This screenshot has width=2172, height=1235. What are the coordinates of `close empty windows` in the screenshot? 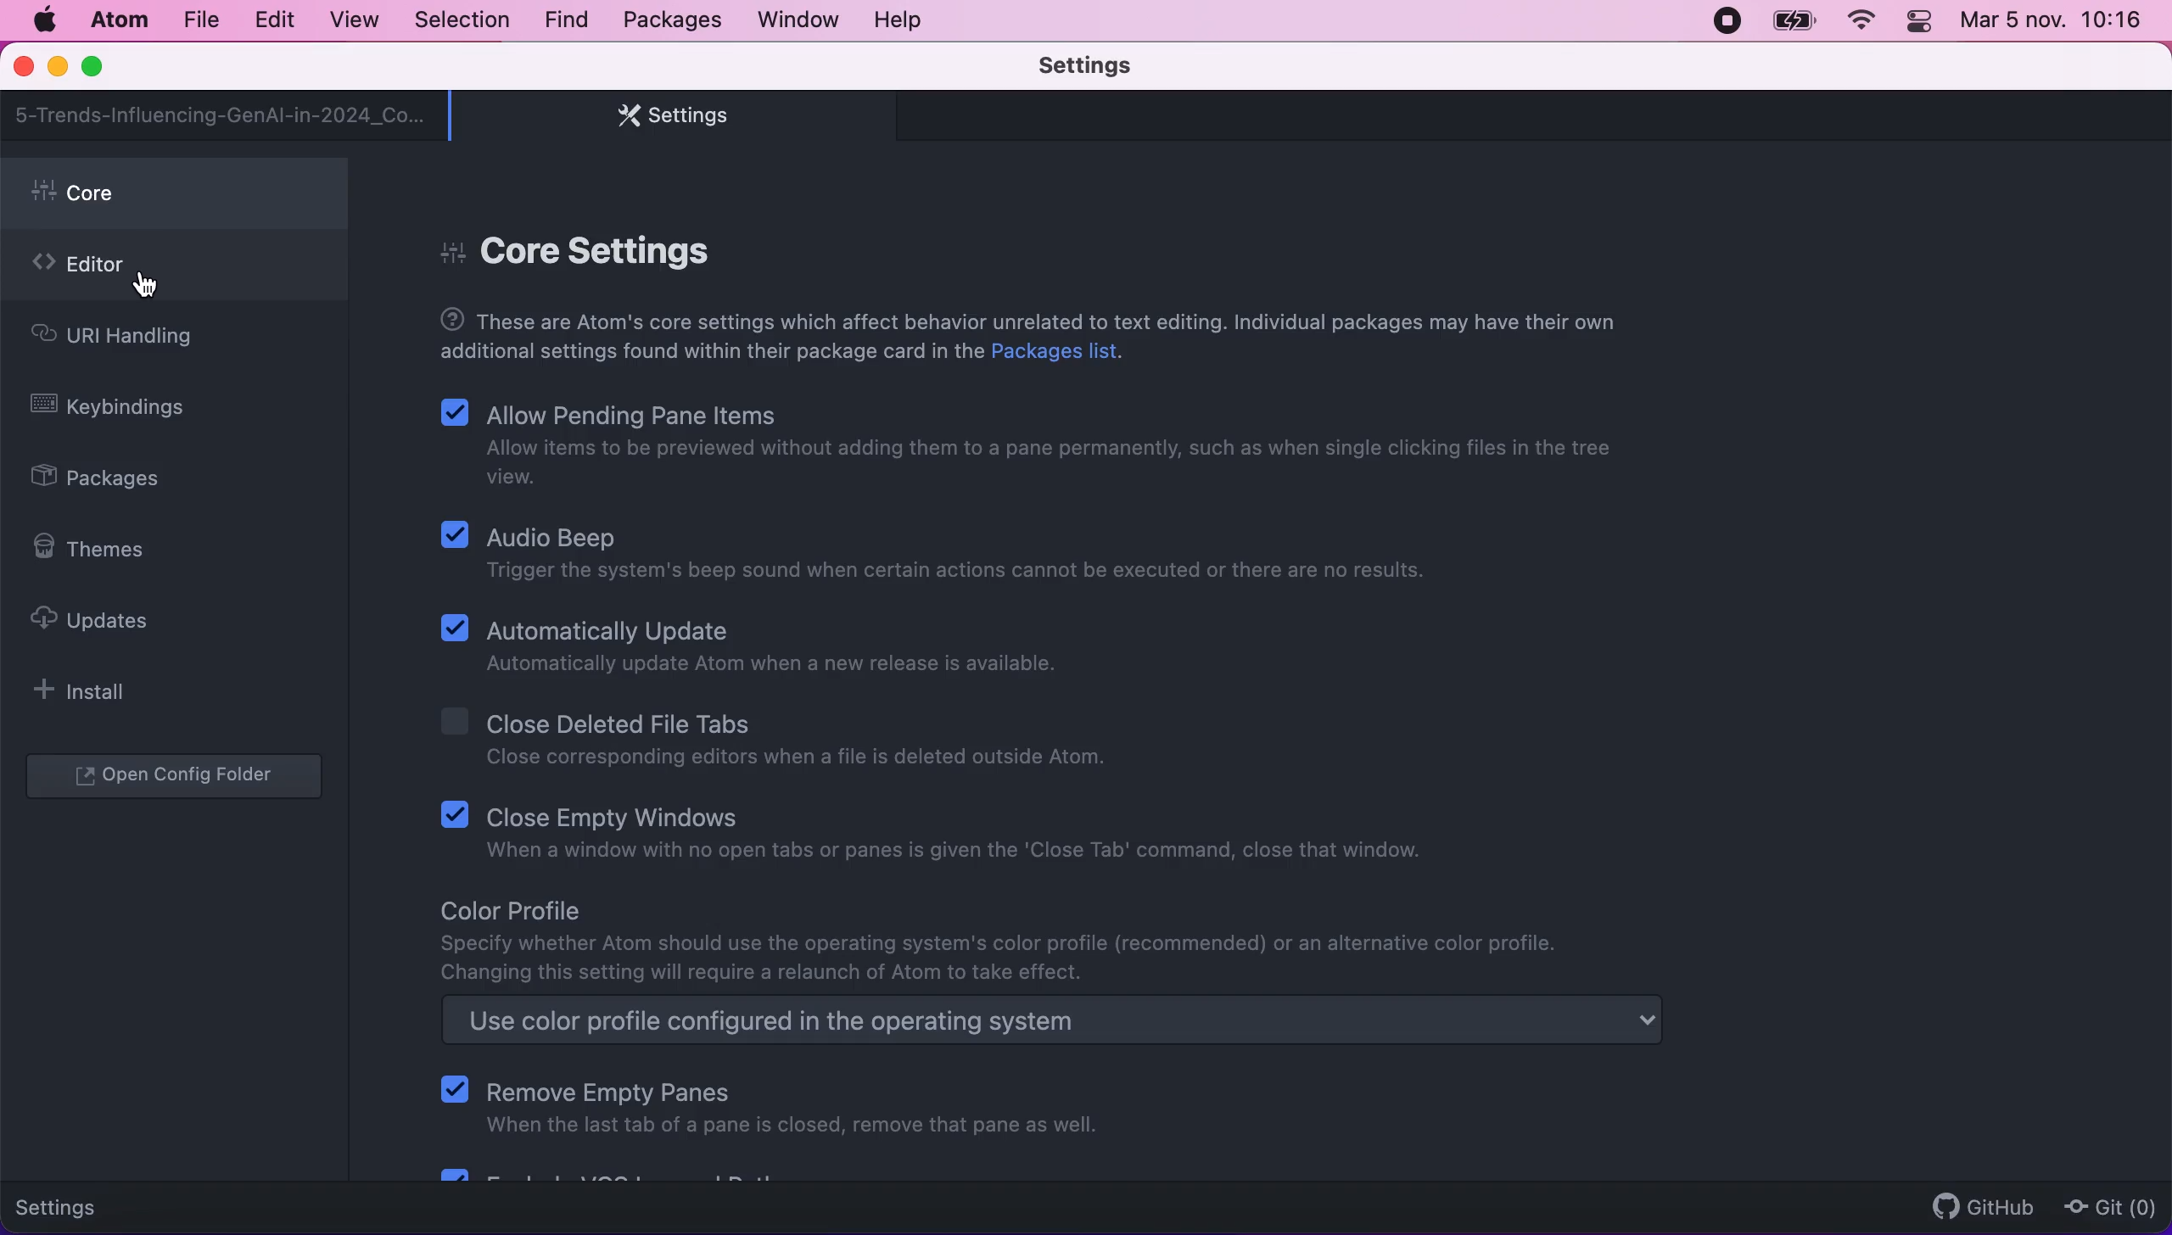 It's located at (953, 839).